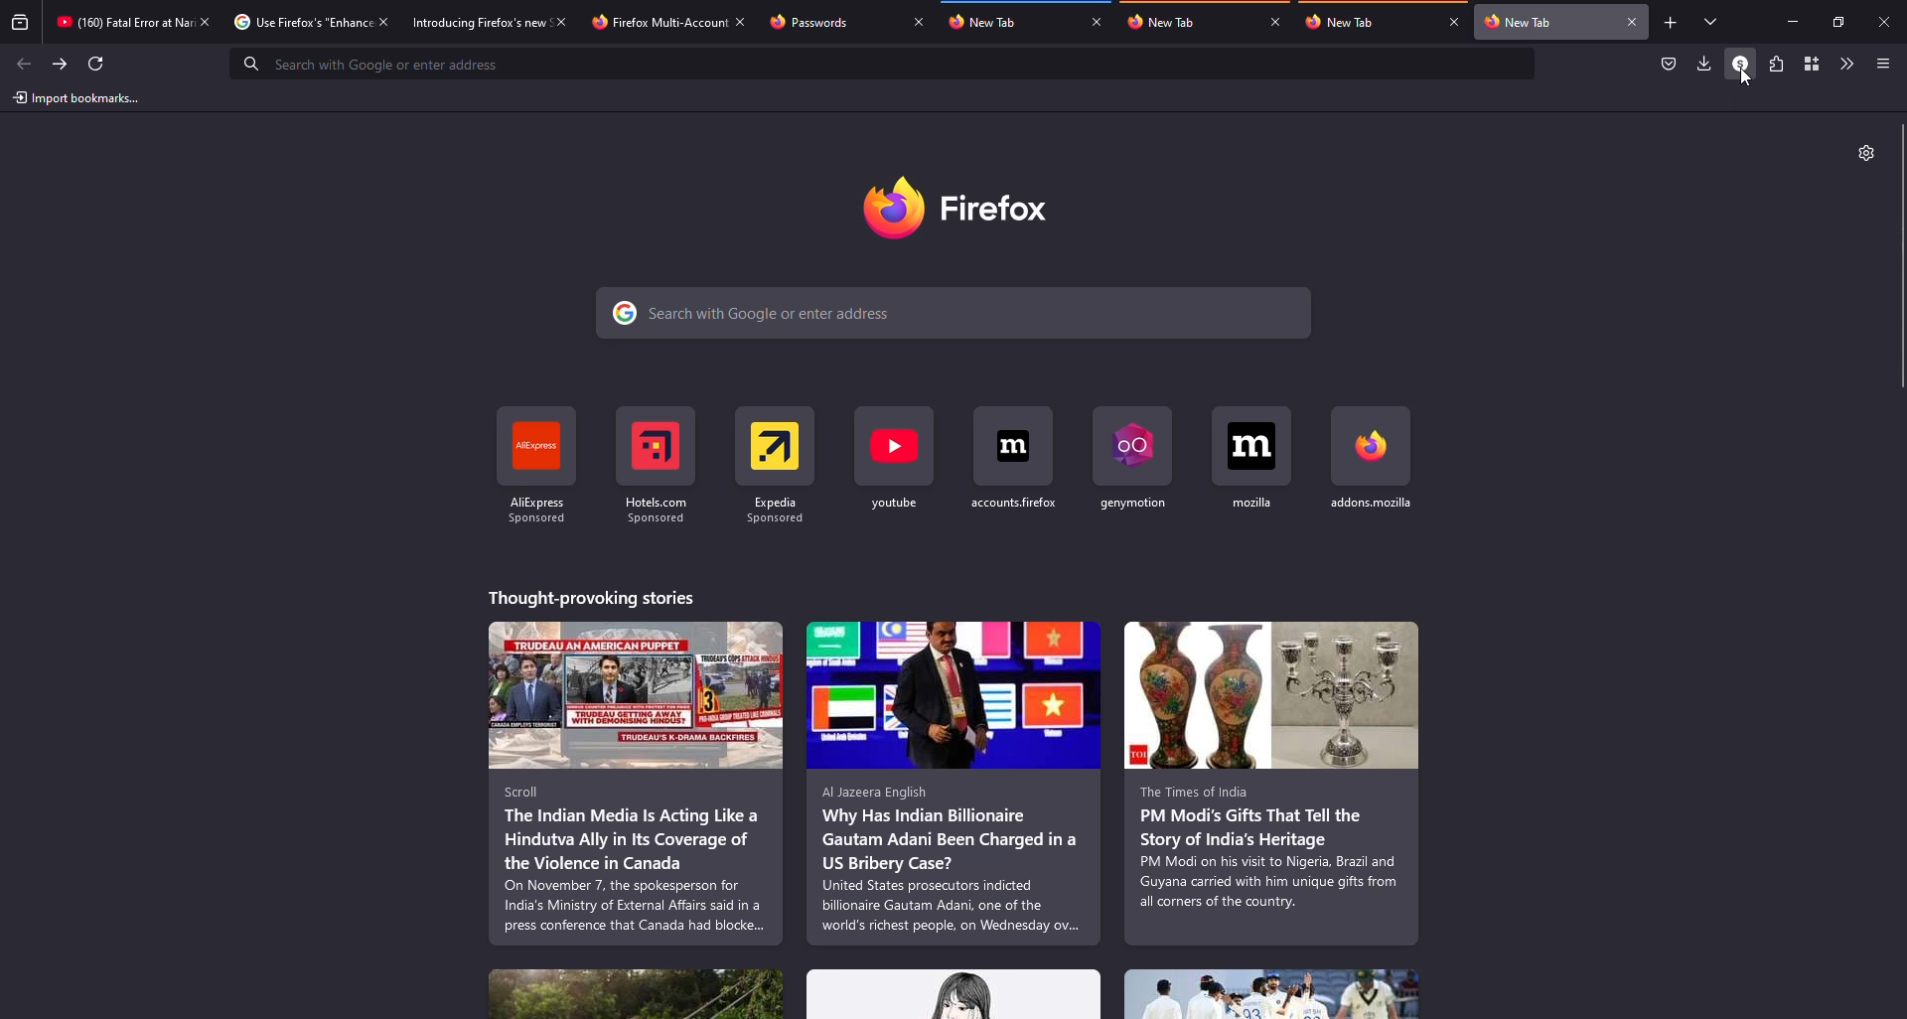  What do you see at coordinates (385, 21) in the screenshot?
I see `close` at bounding box center [385, 21].